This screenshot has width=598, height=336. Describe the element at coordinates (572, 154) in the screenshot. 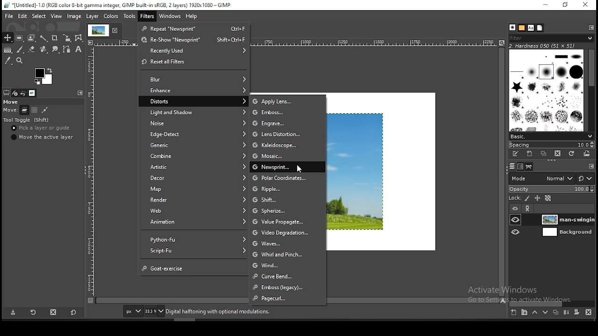

I see `refresh brushes` at that location.